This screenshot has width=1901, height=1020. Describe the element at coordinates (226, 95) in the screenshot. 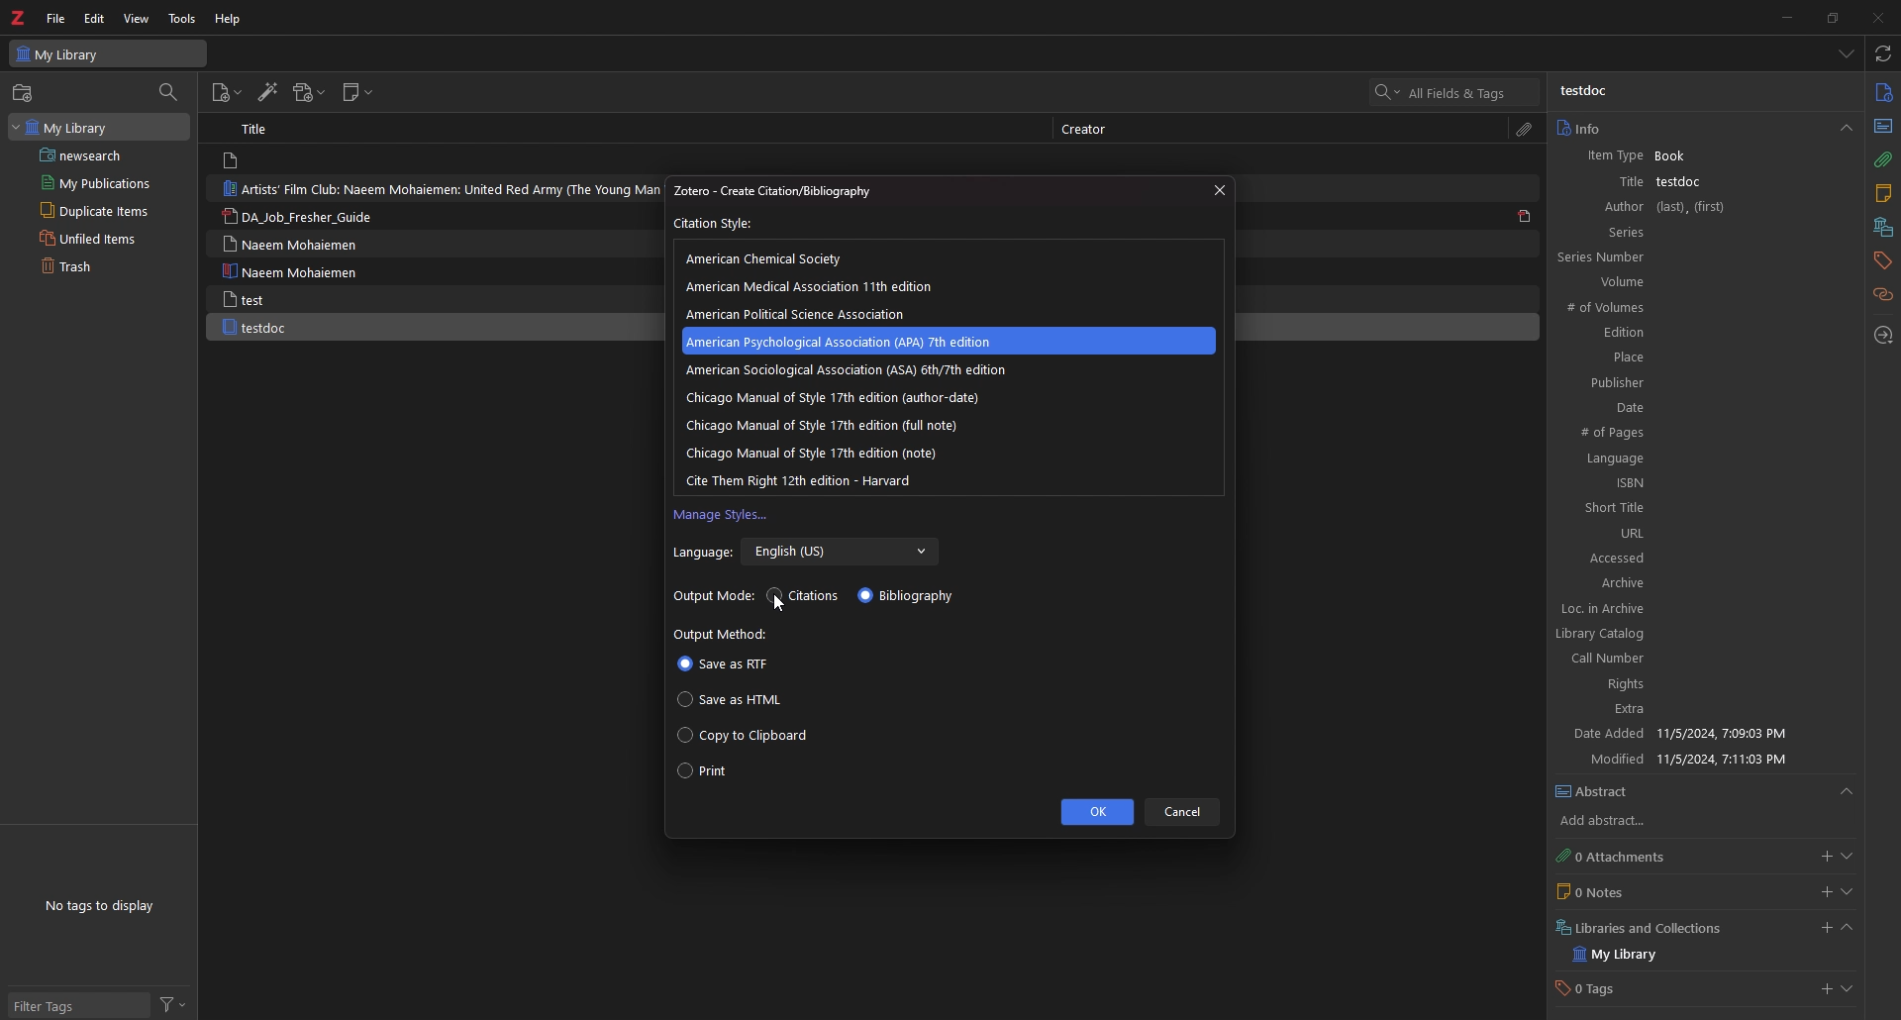

I see `new item` at that location.